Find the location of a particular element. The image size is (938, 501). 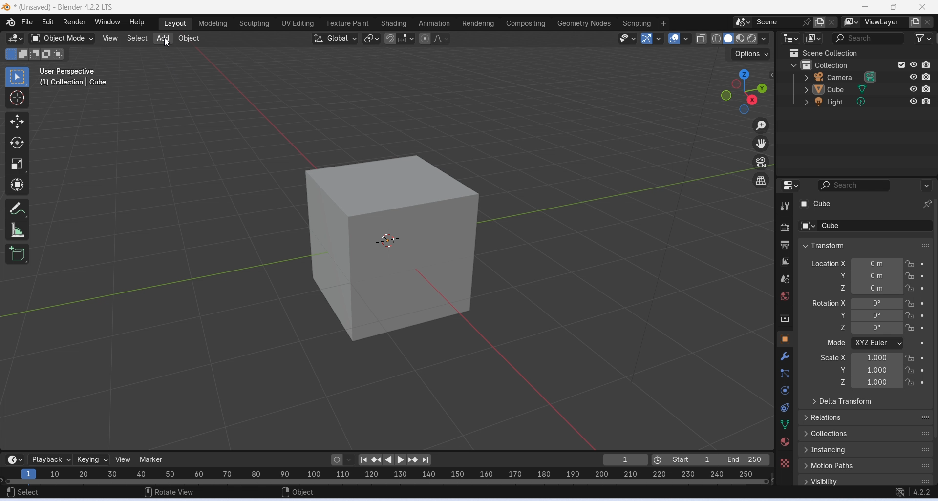

Scene collection is located at coordinates (822, 53).